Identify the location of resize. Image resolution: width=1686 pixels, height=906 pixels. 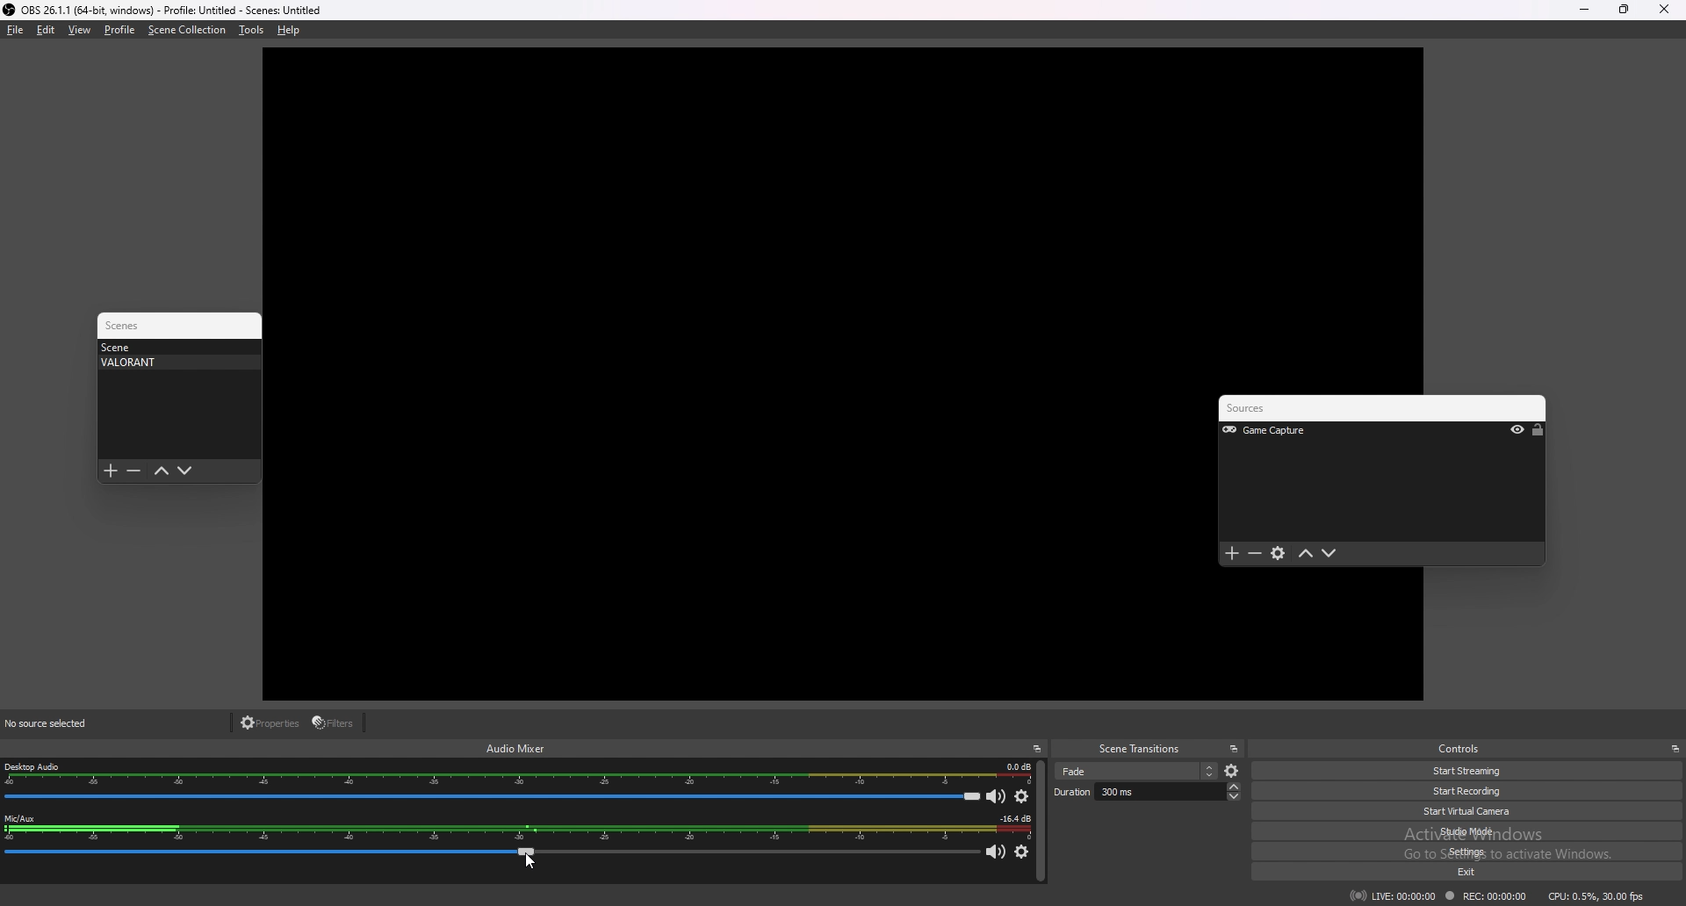
(1624, 9).